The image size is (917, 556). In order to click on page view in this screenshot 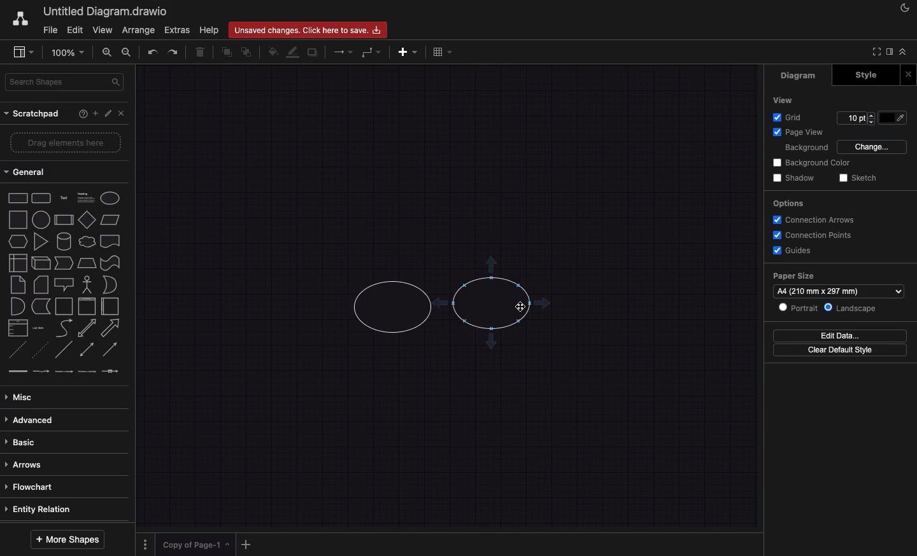, I will do `click(803, 132)`.